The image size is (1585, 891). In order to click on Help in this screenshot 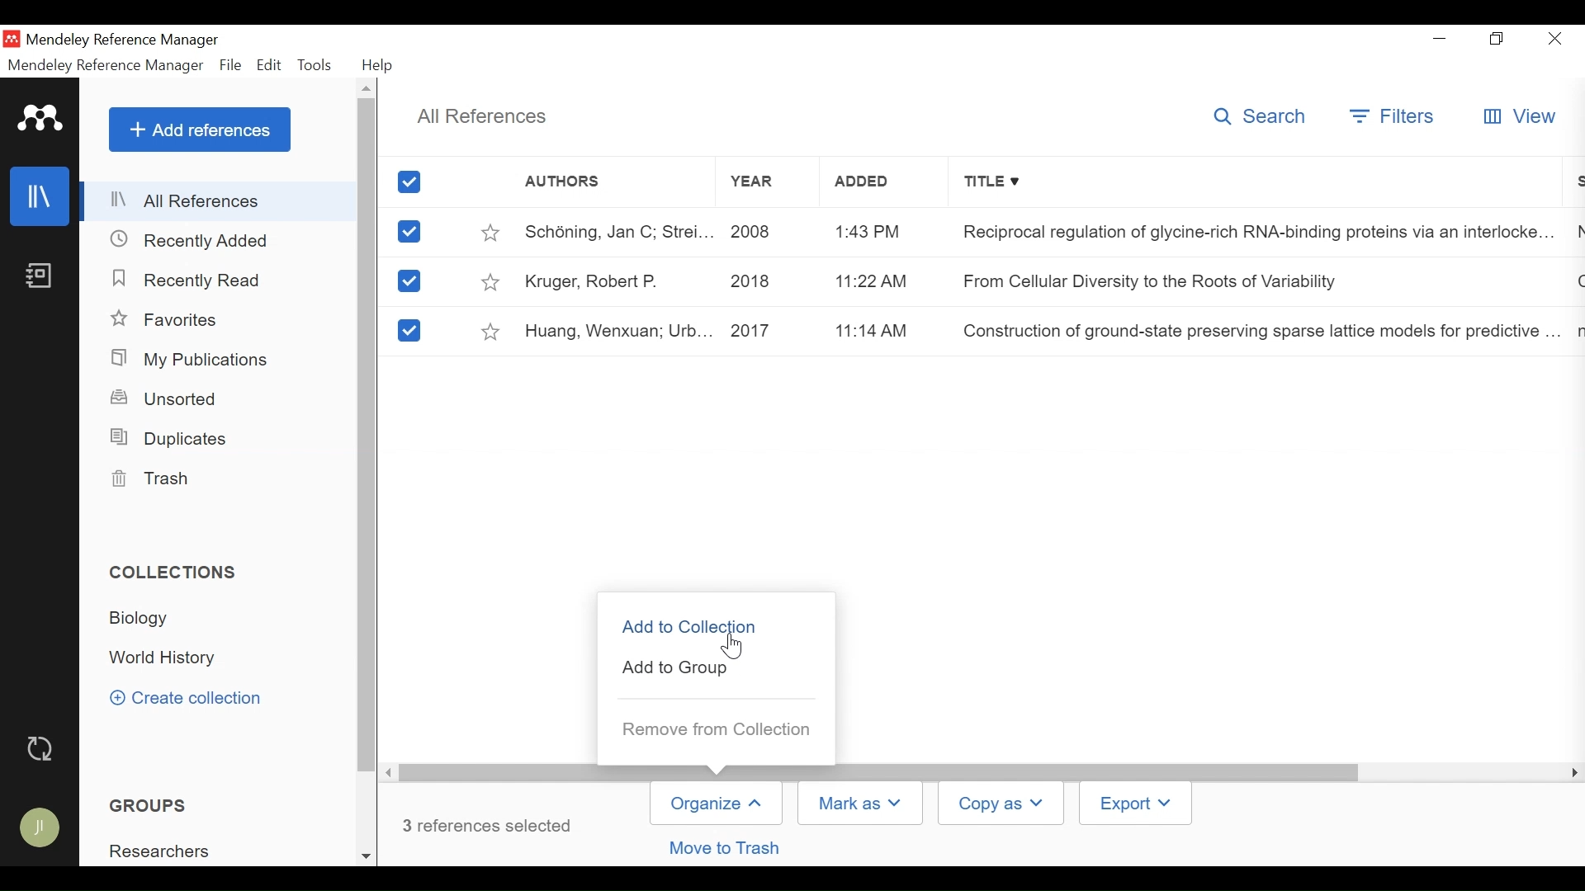, I will do `click(381, 65)`.